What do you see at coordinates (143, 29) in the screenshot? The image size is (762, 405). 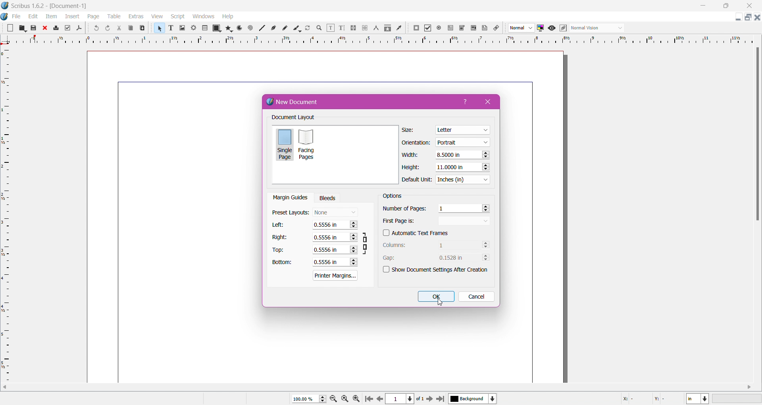 I see `paste` at bounding box center [143, 29].